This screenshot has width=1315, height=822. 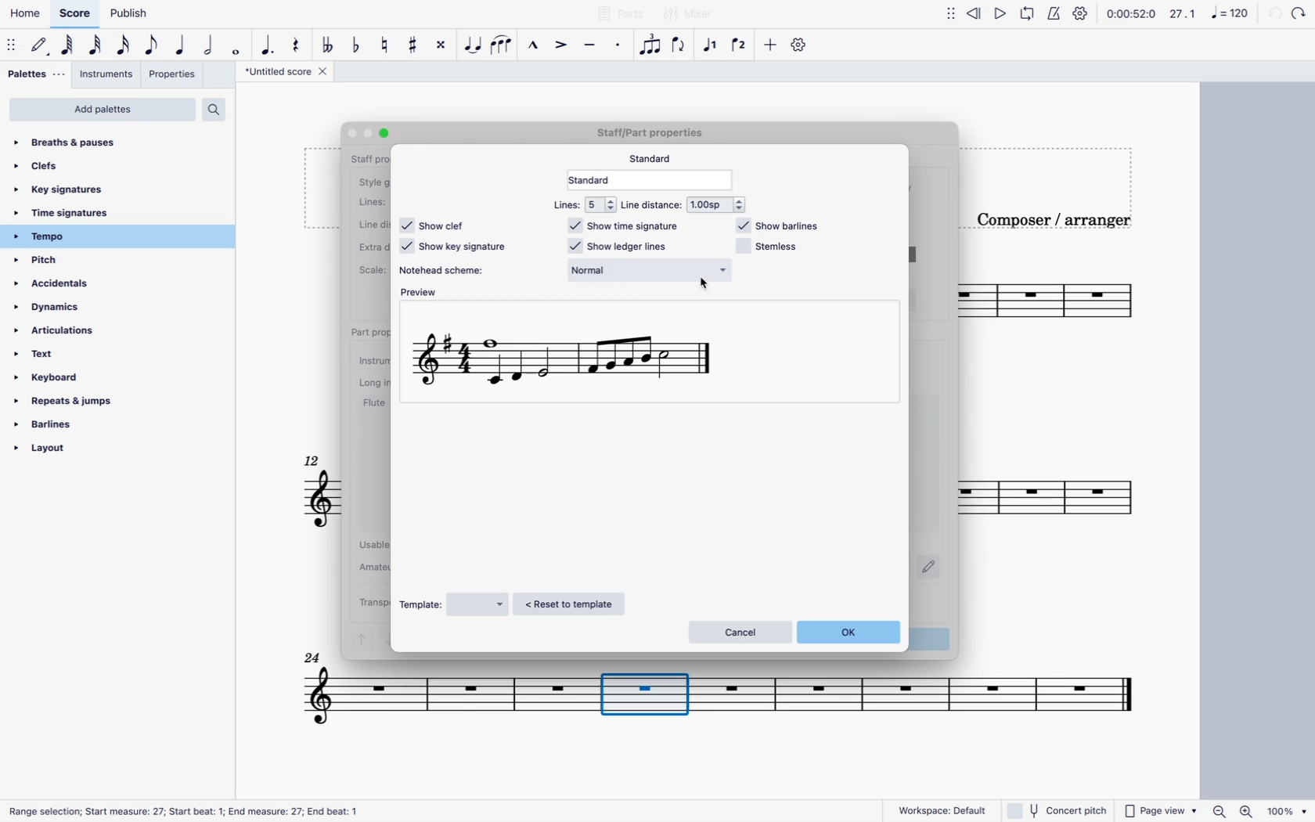 What do you see at coordinates (1303, 15) in the screenshot?
I see `mixer` at bounding box center [1303, 15].